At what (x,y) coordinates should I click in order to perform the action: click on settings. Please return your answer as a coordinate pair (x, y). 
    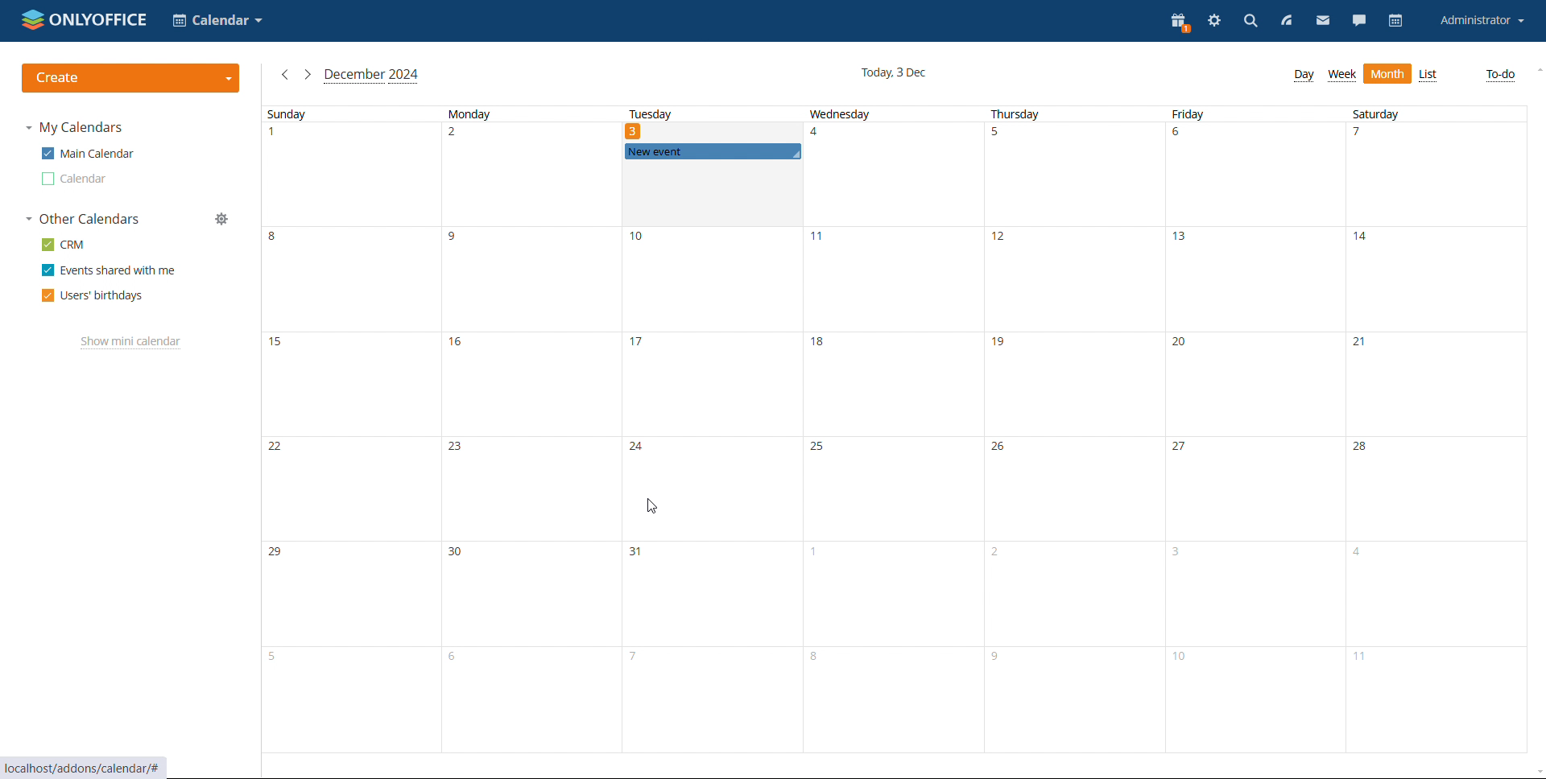
    Looking at the image, I should click on (1215, 21).